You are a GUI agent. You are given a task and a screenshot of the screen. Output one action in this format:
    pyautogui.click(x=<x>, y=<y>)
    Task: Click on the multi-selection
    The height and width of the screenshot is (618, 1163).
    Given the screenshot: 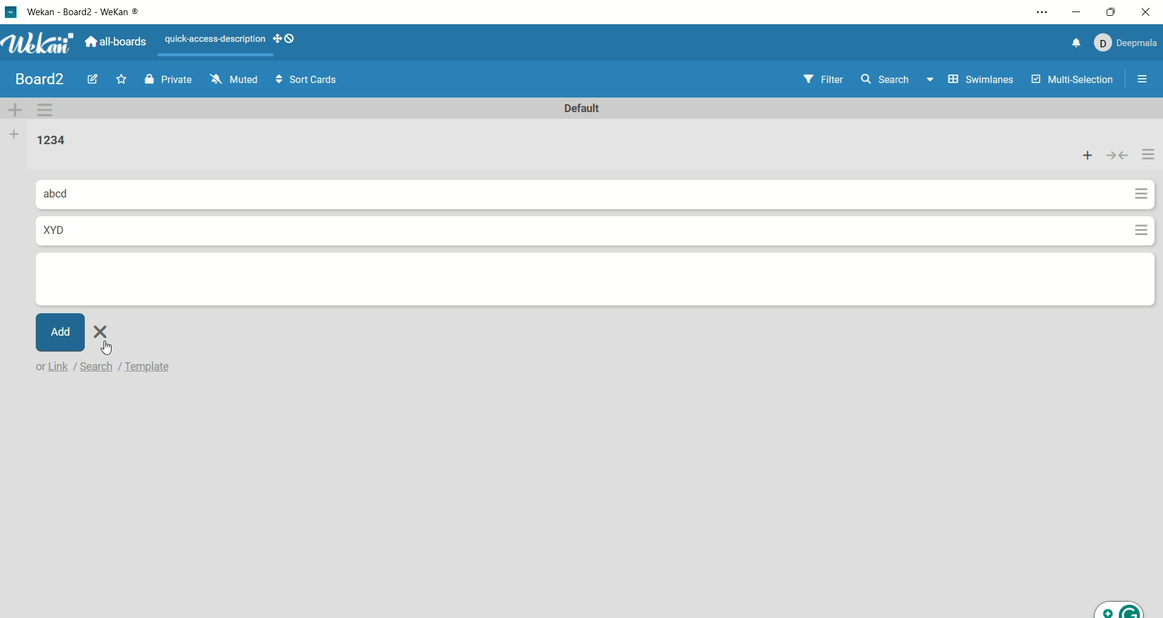 What is the action you would take?
    pyautogui.click(x=1073, y=81)
    